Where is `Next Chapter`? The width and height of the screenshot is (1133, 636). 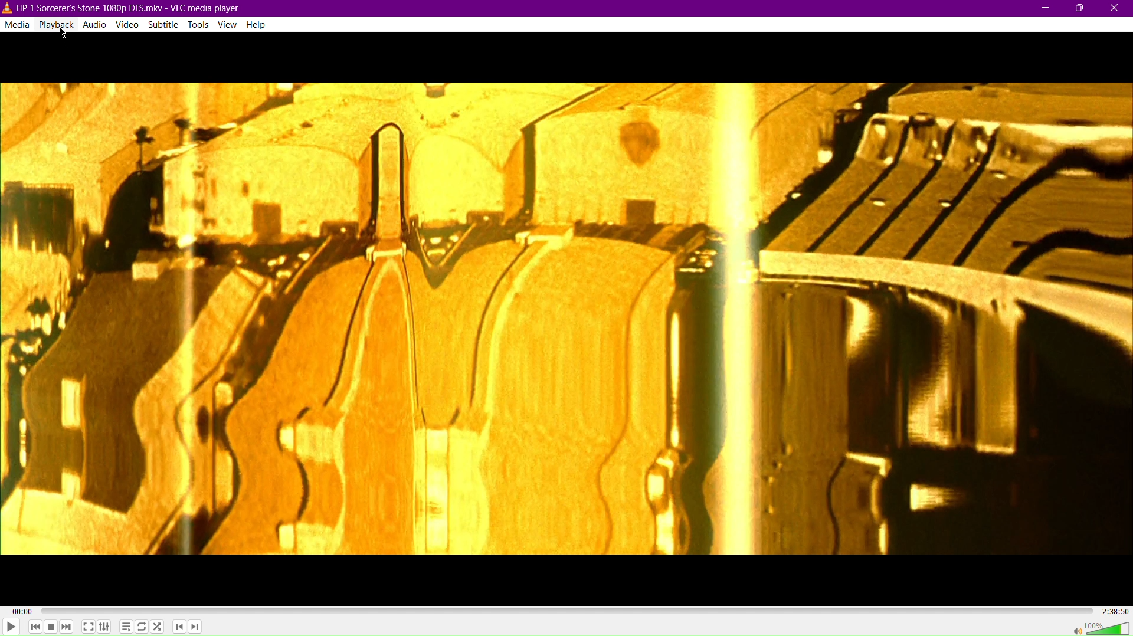
Next Chapter is located at coordinates (197, 628).